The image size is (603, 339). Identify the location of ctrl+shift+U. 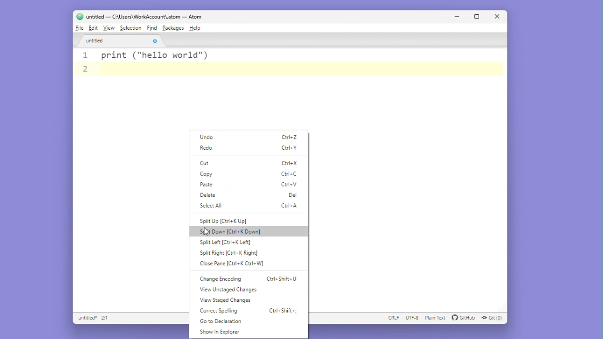
(285, 279).